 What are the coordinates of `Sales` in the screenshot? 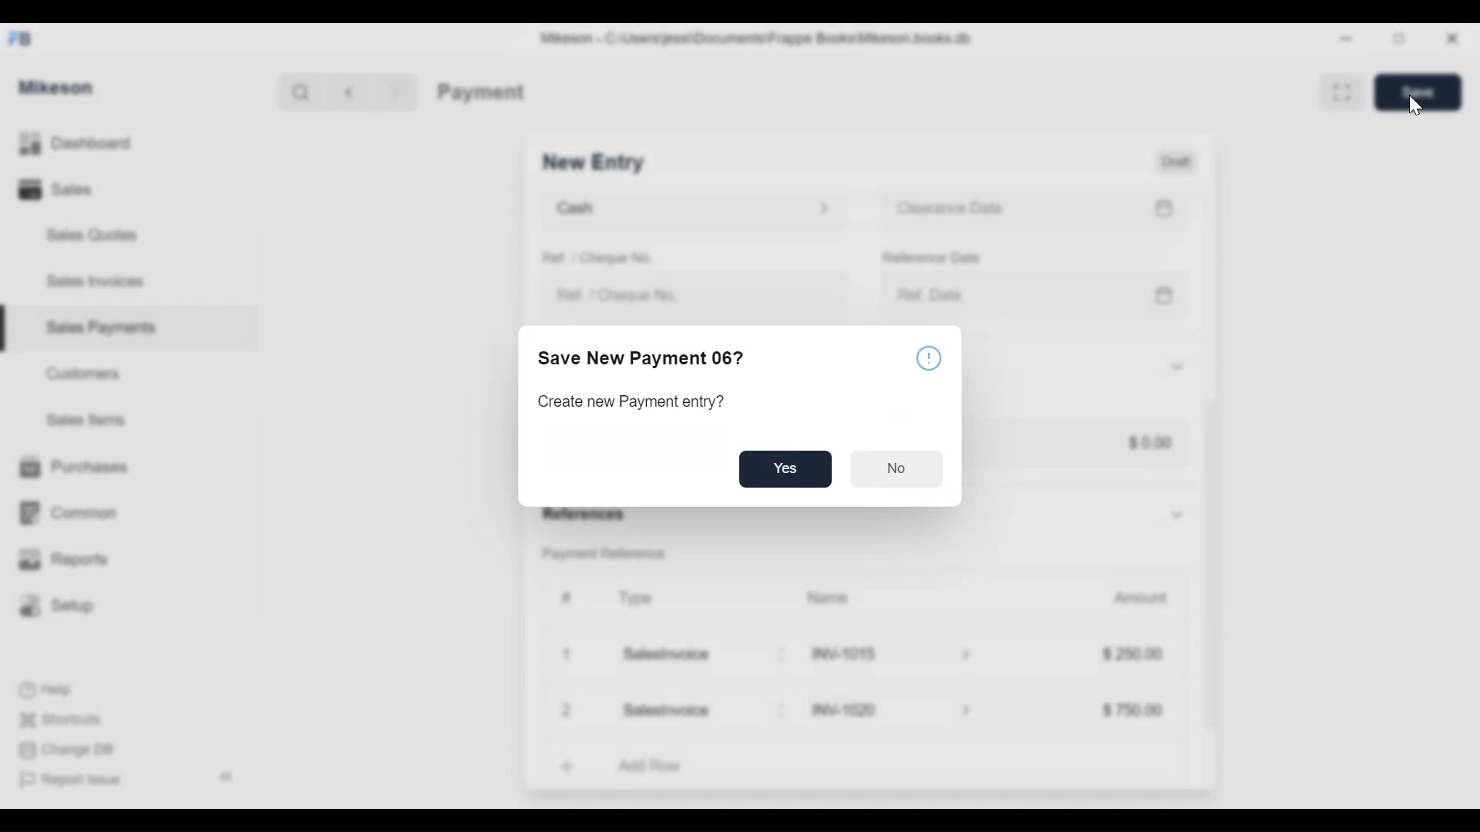 It's located at (54, 191).